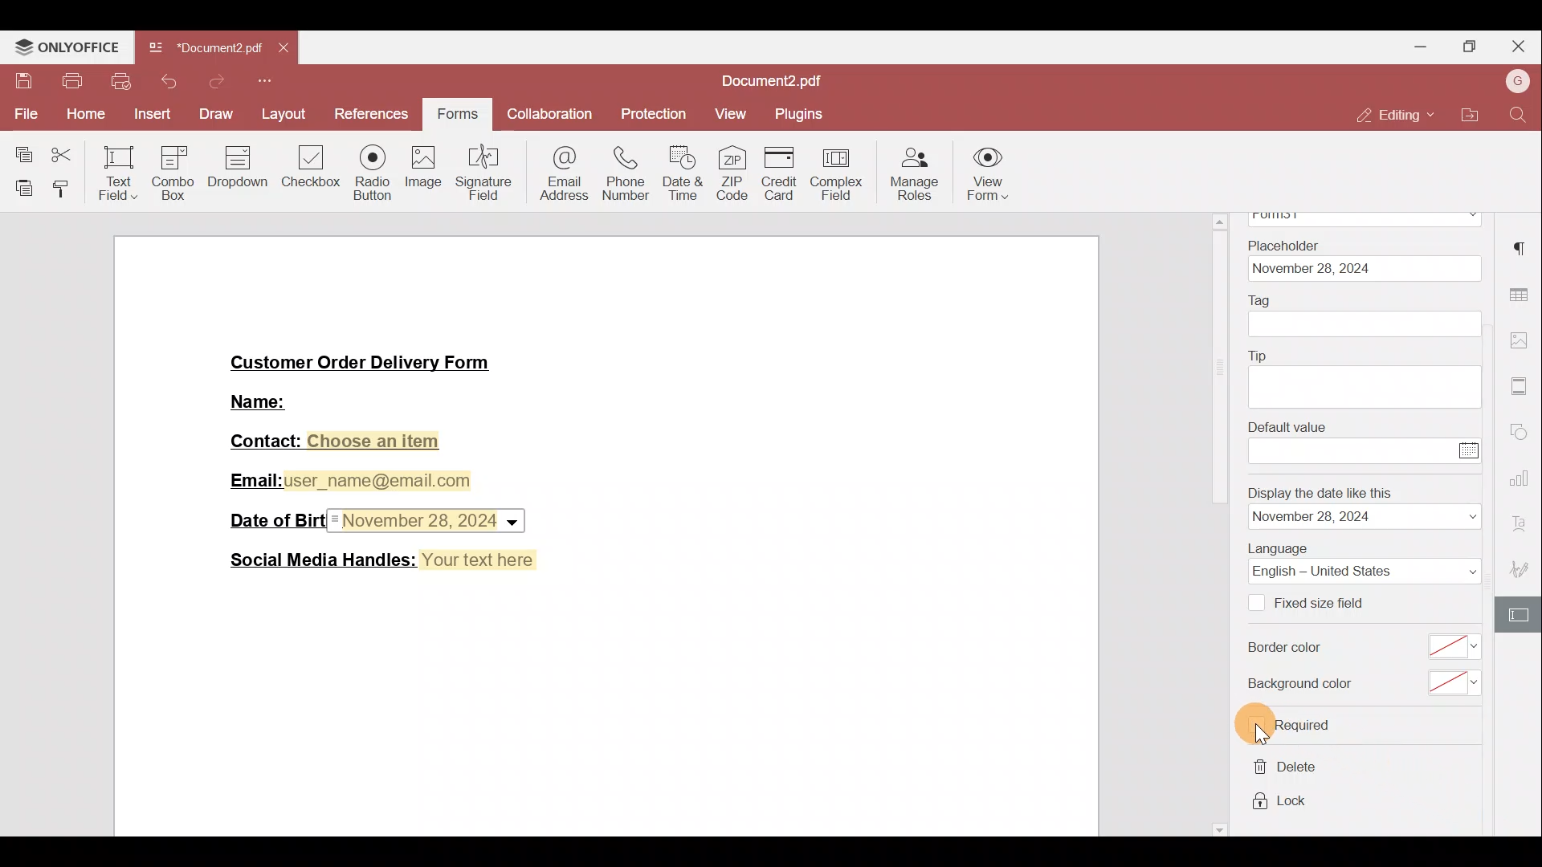 The width and height of the screenshot is (1542, 867). I want to click on lock, so click(1282, 800).